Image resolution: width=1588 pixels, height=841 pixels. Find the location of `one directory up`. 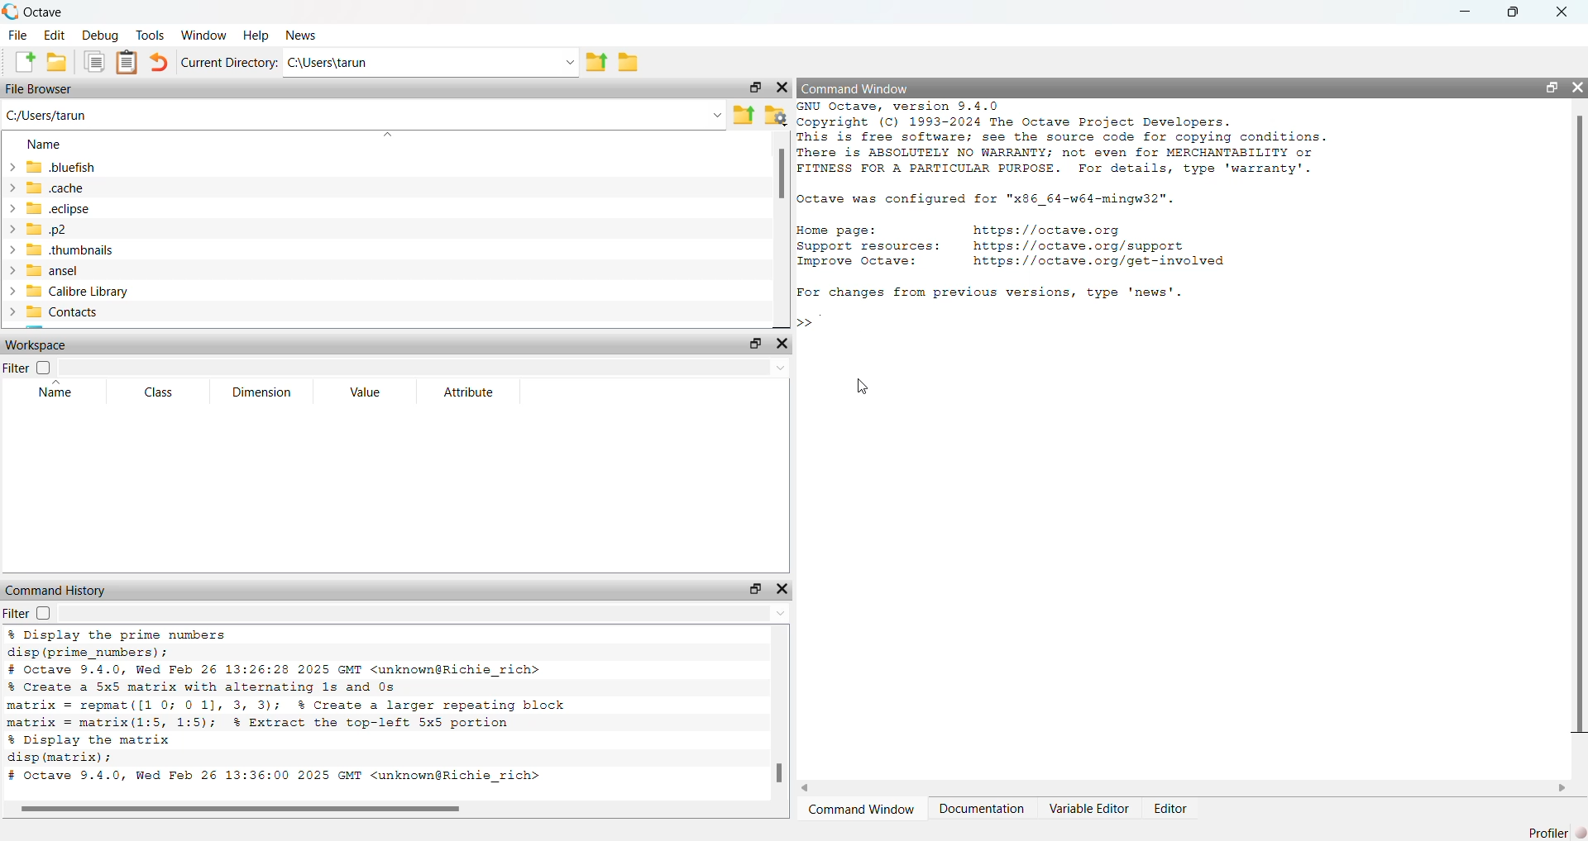

one directory up is located at coordinates (601, 63).